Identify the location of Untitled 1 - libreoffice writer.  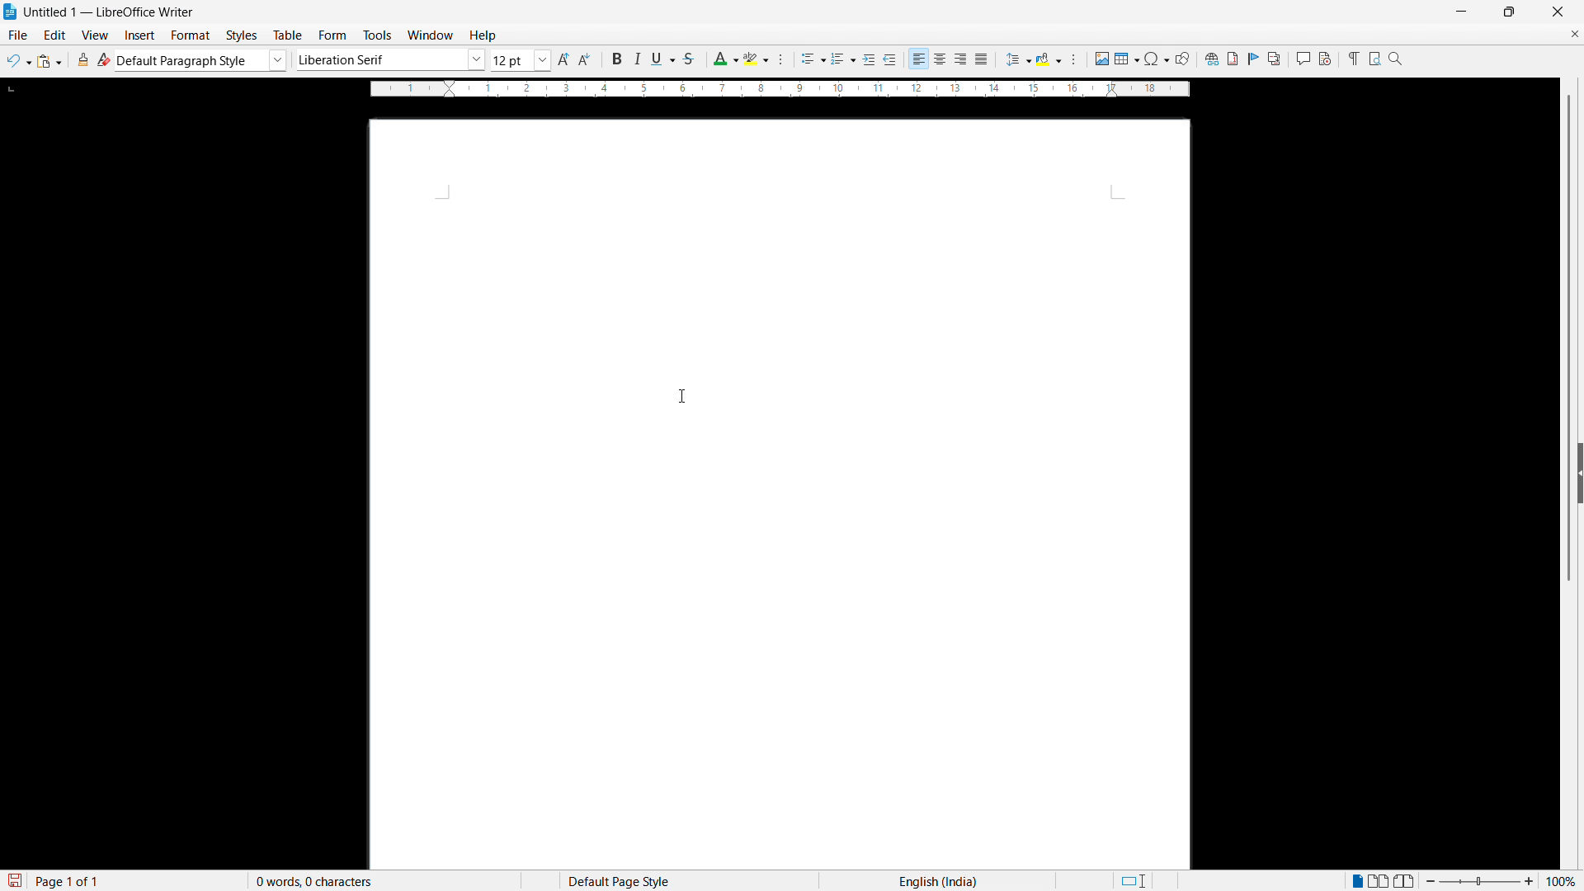
(109, 13).